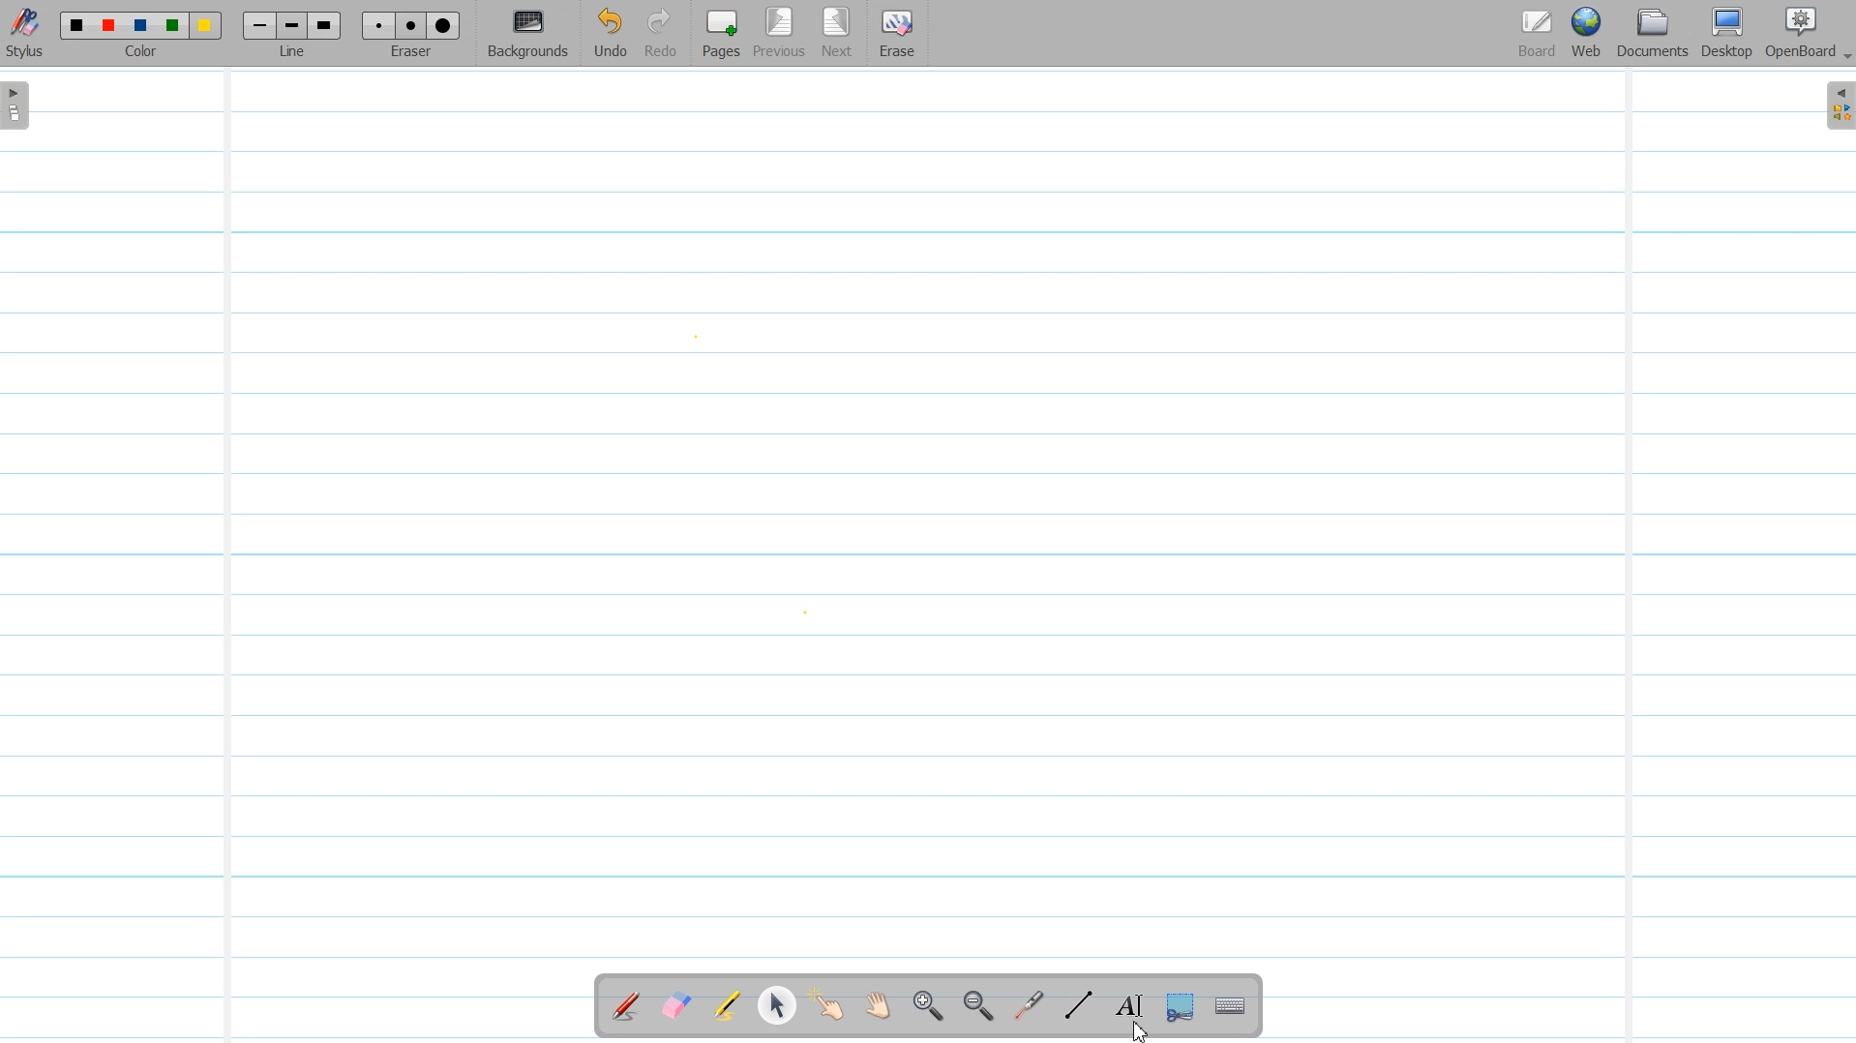  Describe the element at coordinates (1588, 34) in the screenshot. I see `Web` at that location.